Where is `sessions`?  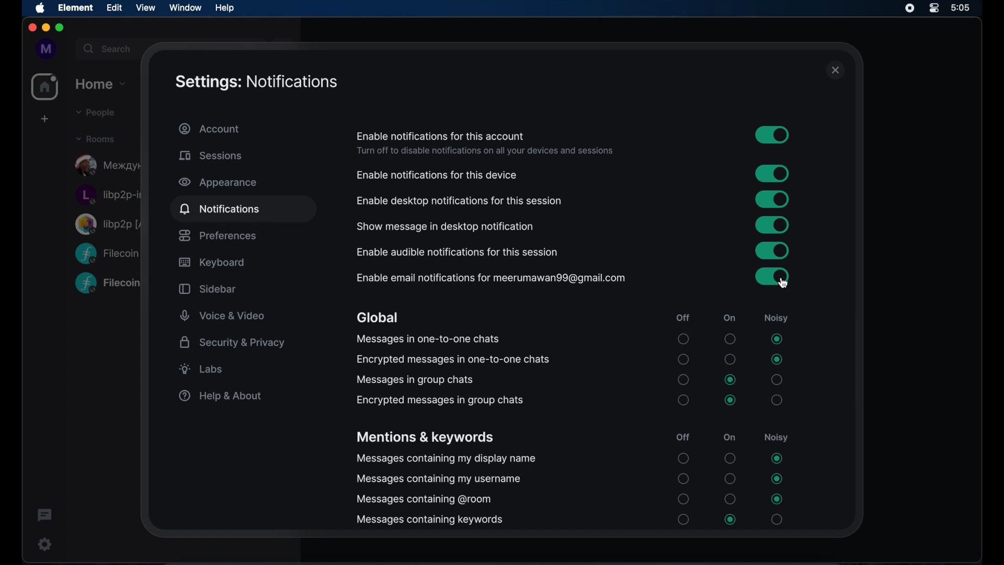
sessions is located at coordinates (210, 155).